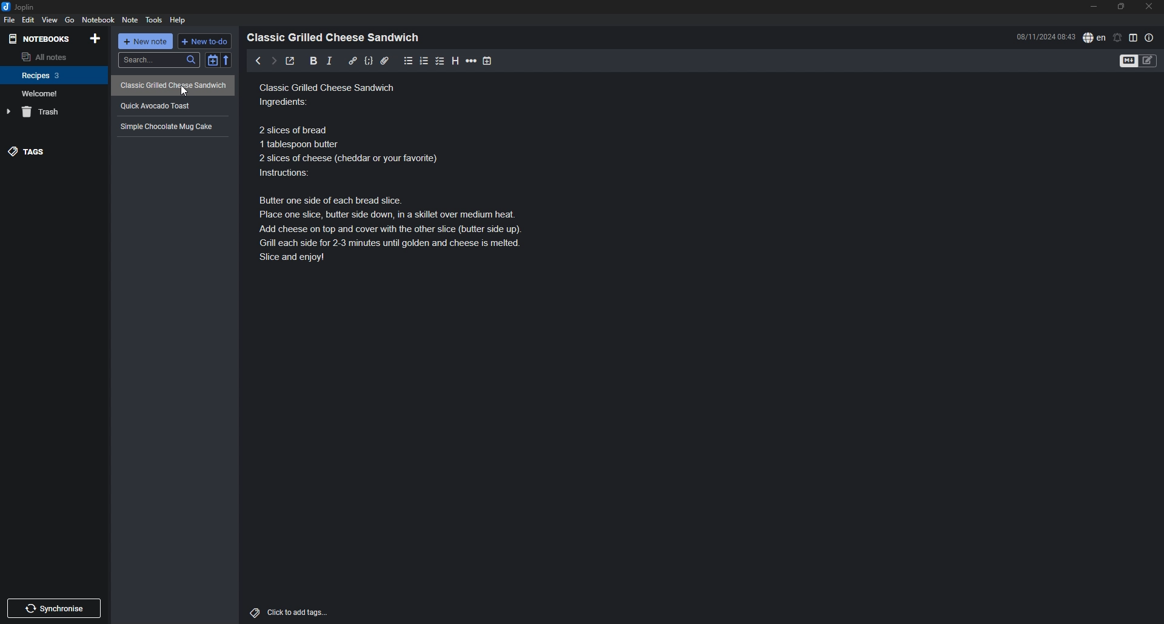  Describe the element at coordinates (291, 61) in the screenshot. I see `toggle external editor` at that location.